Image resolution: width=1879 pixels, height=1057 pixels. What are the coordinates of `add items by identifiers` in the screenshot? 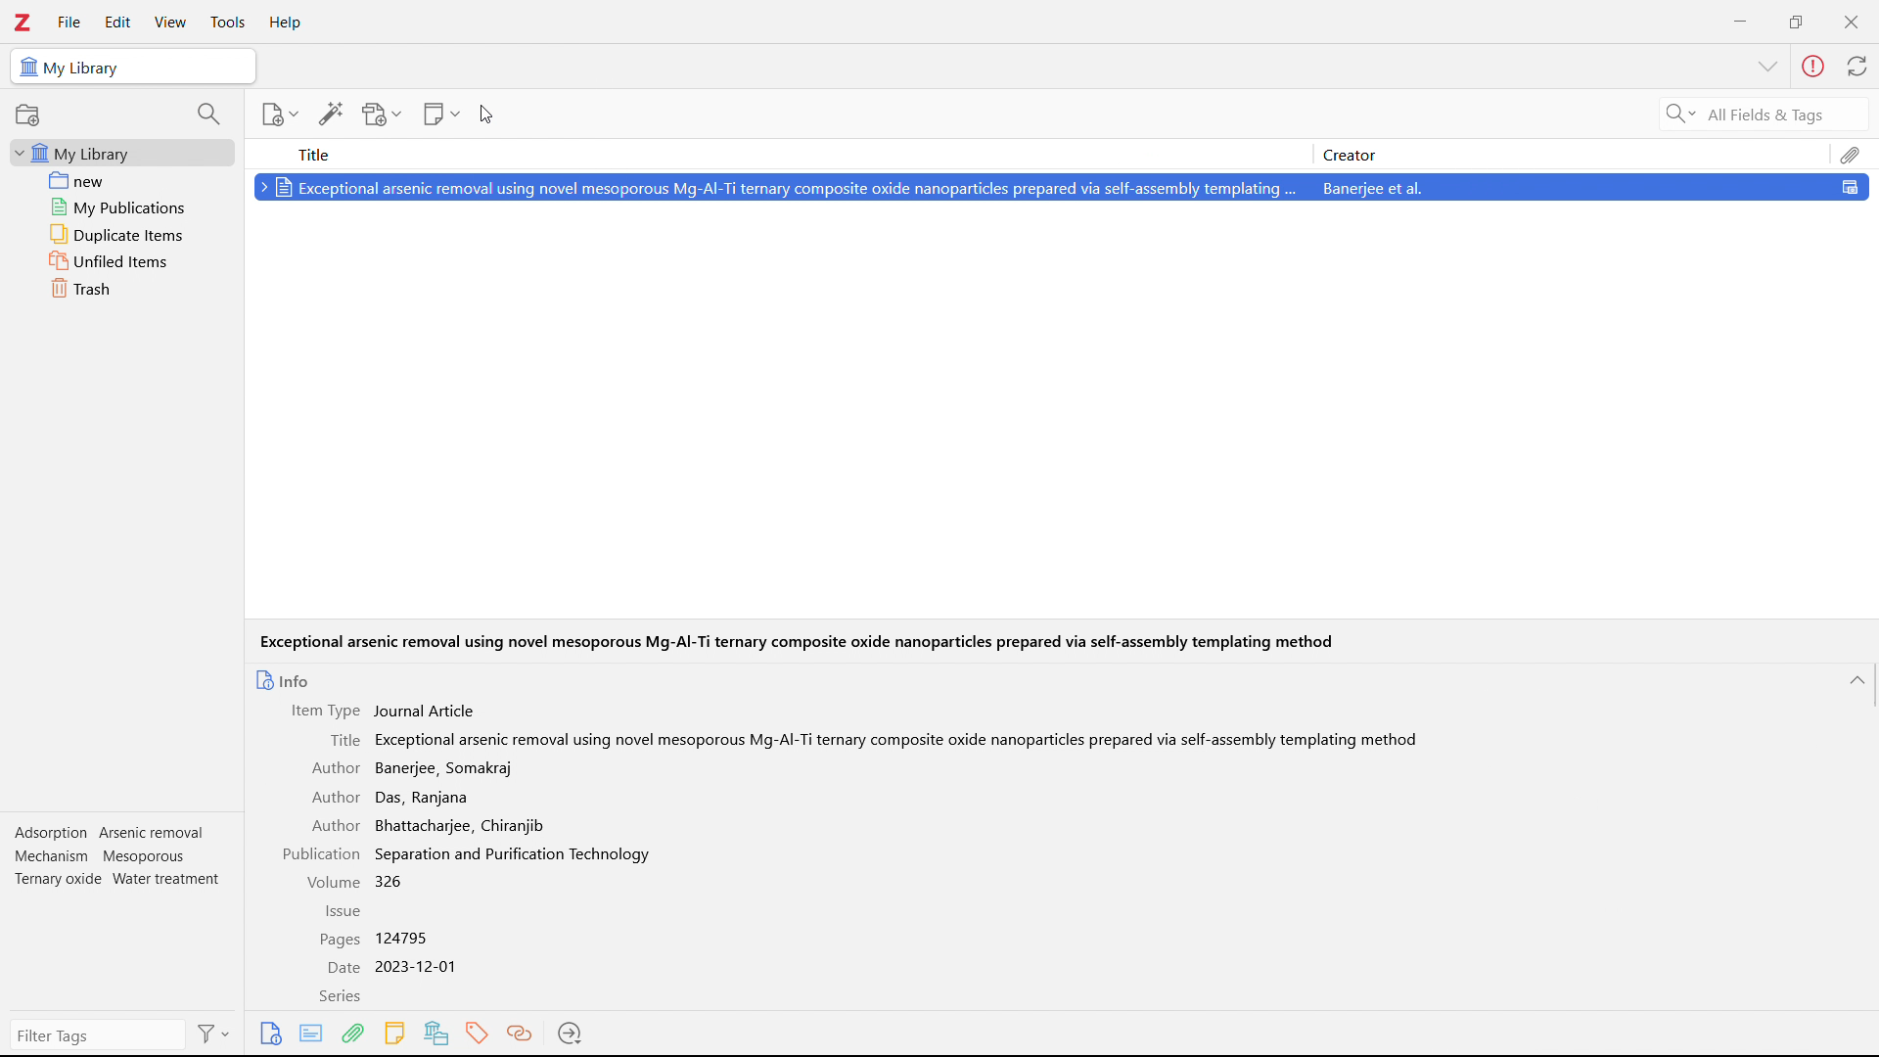 It's located at (331, 114).